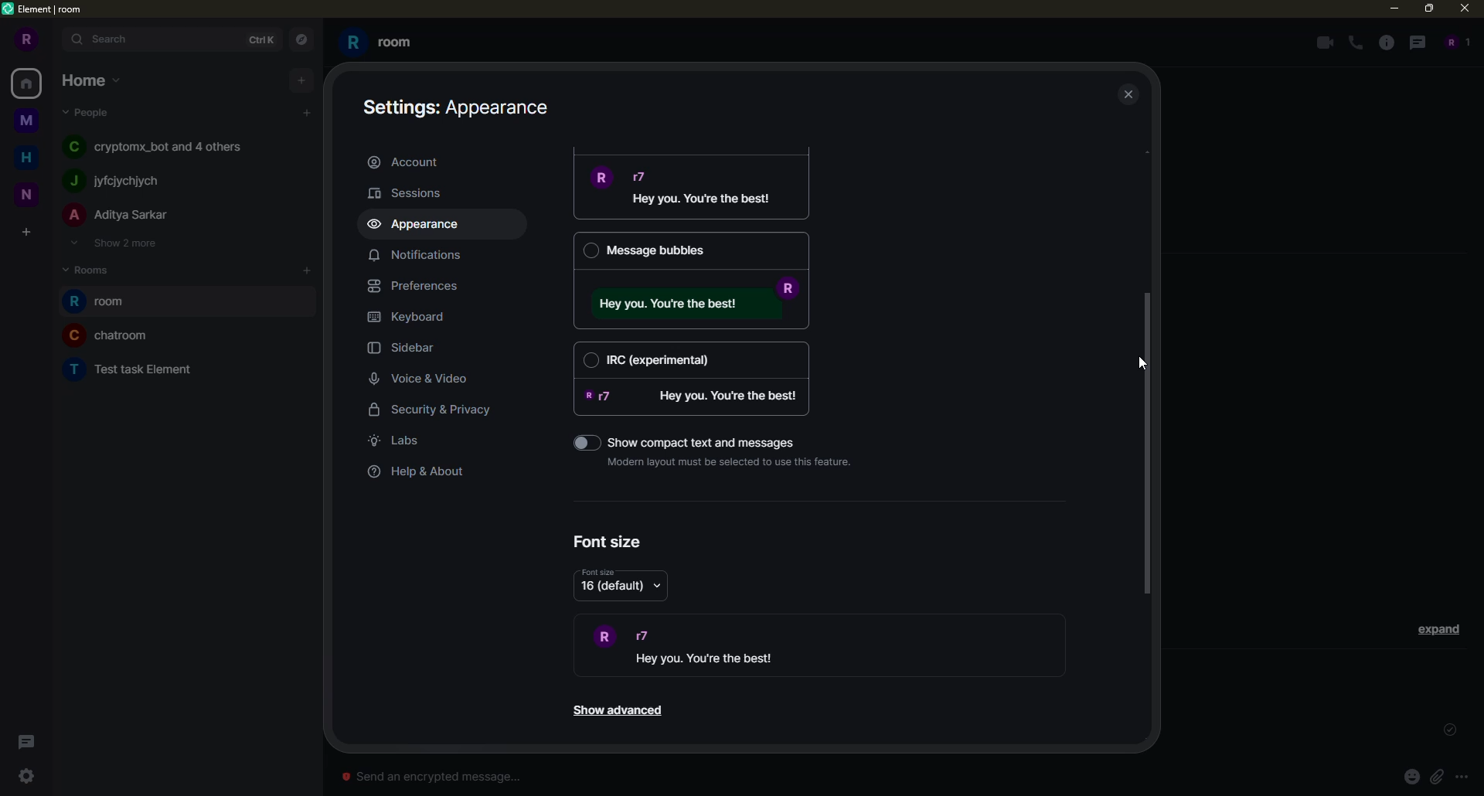  What do you see at coordinates (418, 472) in the screenshot?
I see `help & about` at bounding box center [418, 472].